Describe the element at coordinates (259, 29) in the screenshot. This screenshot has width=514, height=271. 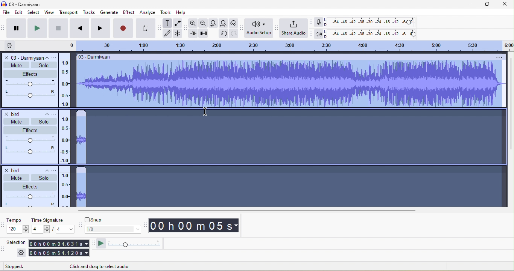
I see `audio setup` at that location.